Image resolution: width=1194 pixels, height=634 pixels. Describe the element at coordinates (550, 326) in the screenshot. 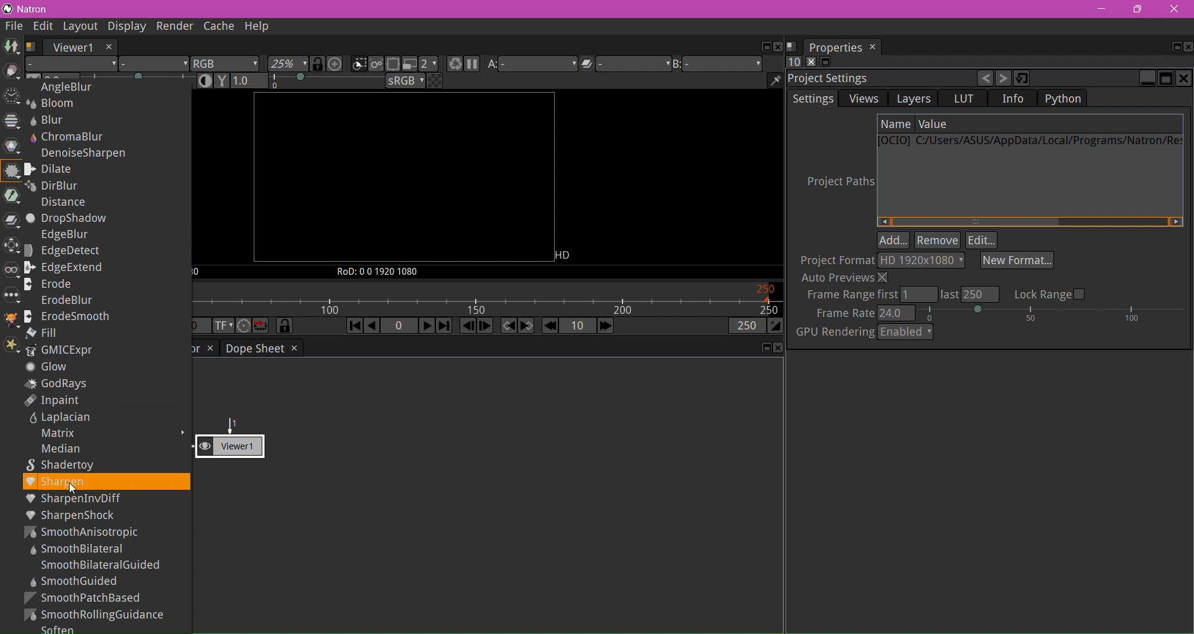

I see `Previous Increment` at that location.